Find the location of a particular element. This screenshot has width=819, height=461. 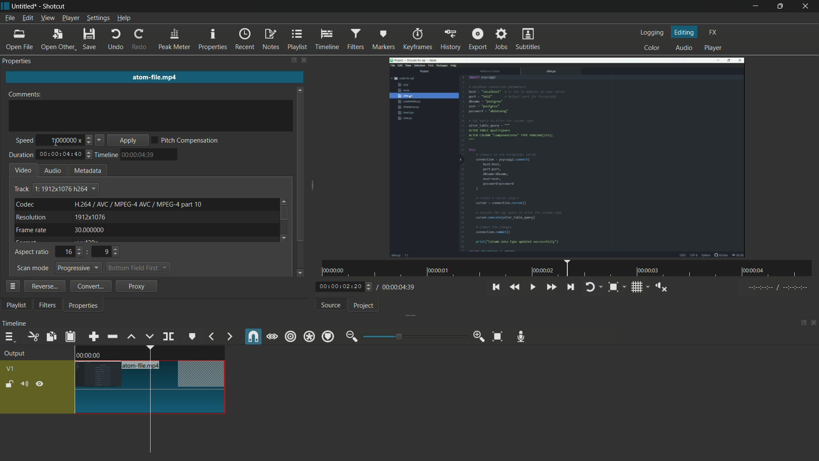

notes is located at coordinates (270, 40).